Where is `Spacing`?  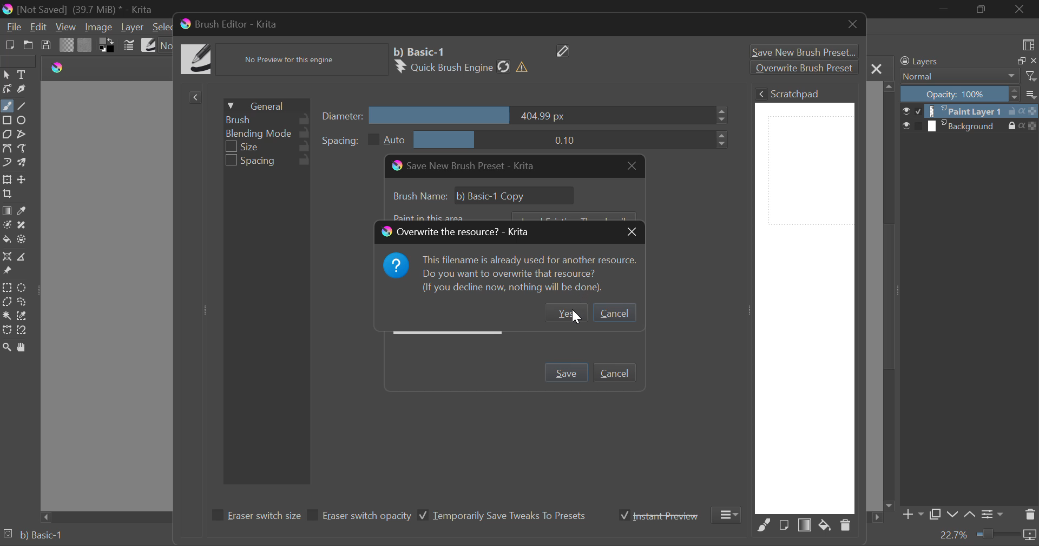 Spacing is located at coordinates (267, 162).